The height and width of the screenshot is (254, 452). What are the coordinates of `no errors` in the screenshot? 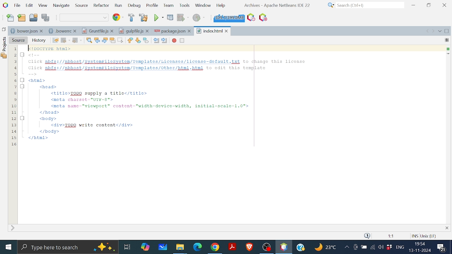 It's located at (448, 49).